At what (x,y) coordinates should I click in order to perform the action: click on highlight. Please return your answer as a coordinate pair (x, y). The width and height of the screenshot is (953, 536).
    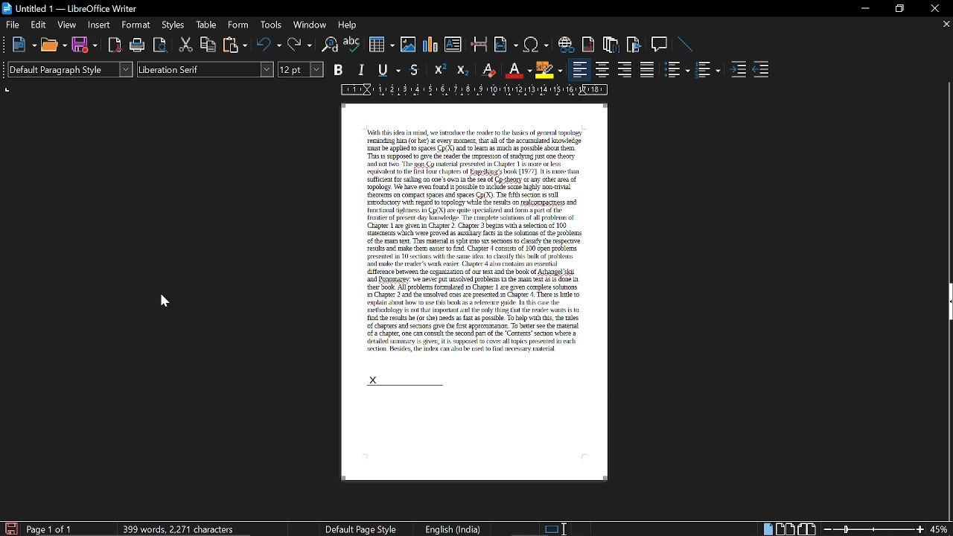
    Looking at the image, I should click on (549, 70).